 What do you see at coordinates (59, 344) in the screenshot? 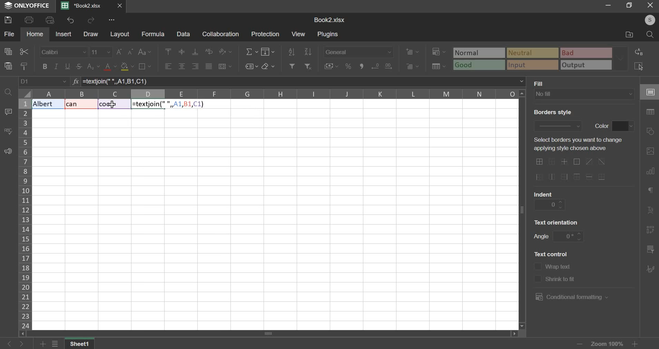
I see `view all sheets` at bounding box center [59, 344].